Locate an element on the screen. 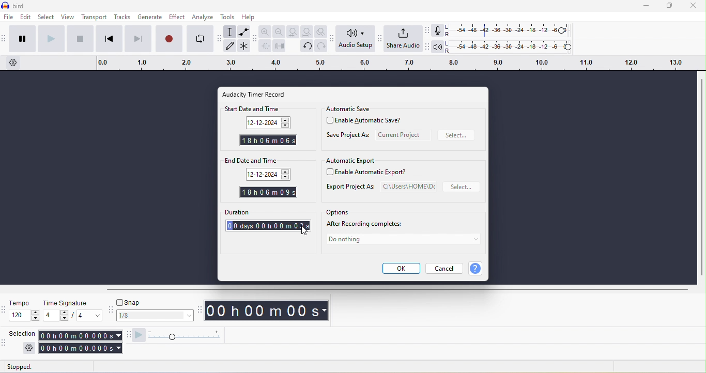 This screenshot has width=706, height=373. save project as is located at coordinates (348, 136).